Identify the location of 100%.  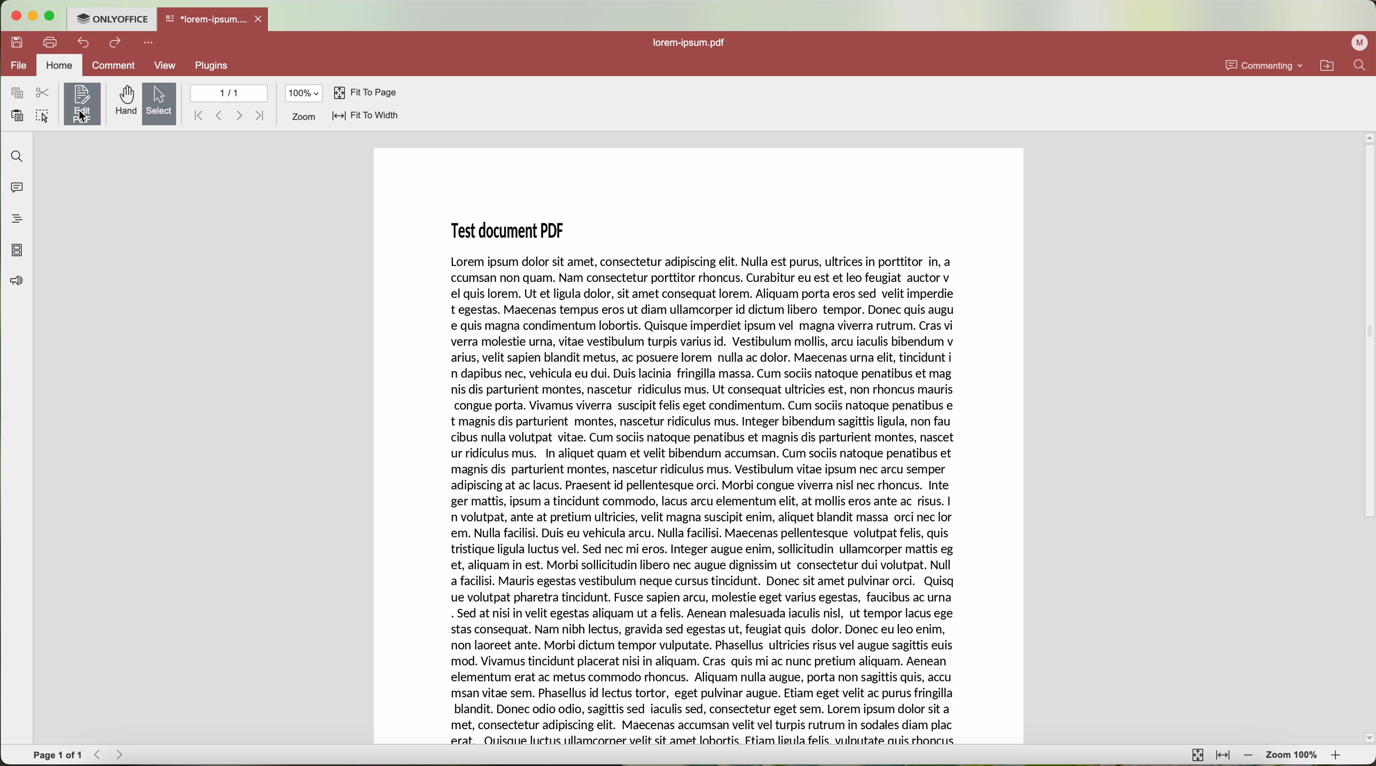
(303, 93).